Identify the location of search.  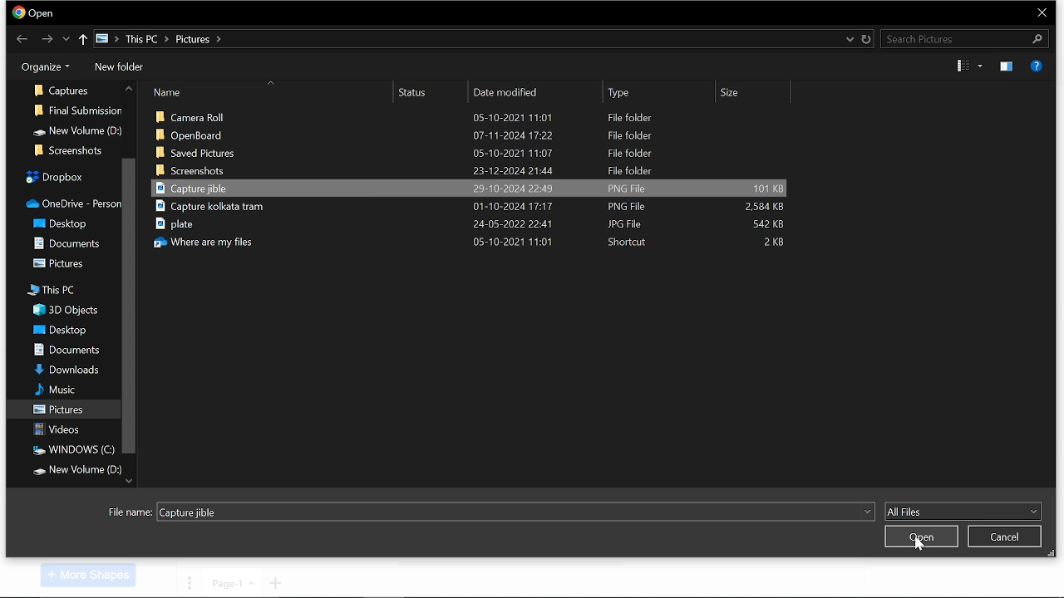
(963, 38).